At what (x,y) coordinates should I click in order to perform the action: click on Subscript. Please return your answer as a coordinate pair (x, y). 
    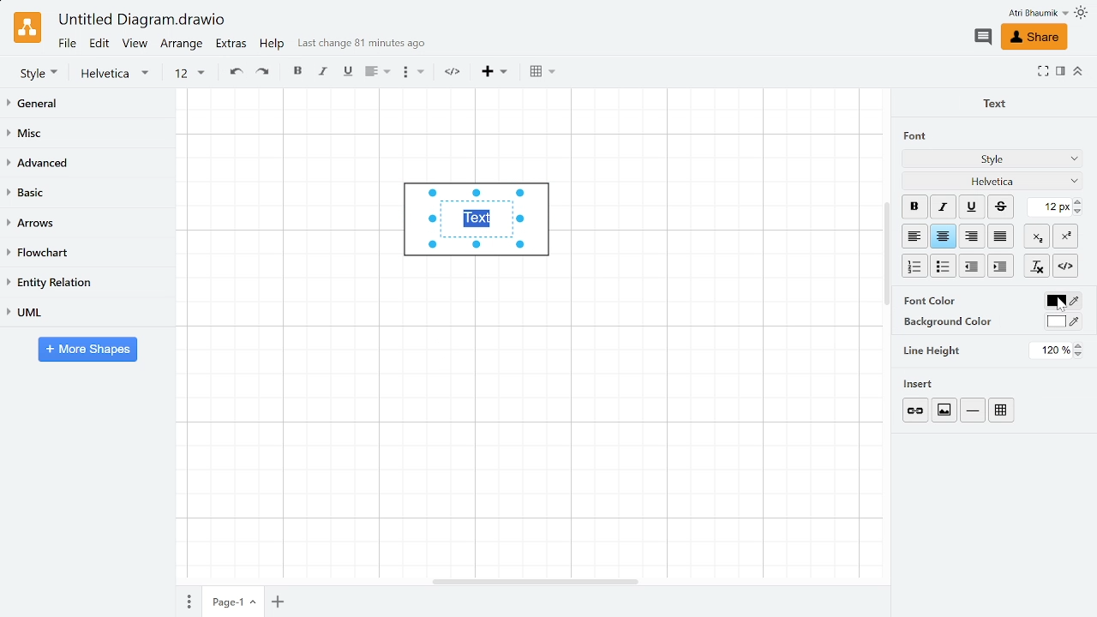
    Looking at the image, I should click on (1037, 236).